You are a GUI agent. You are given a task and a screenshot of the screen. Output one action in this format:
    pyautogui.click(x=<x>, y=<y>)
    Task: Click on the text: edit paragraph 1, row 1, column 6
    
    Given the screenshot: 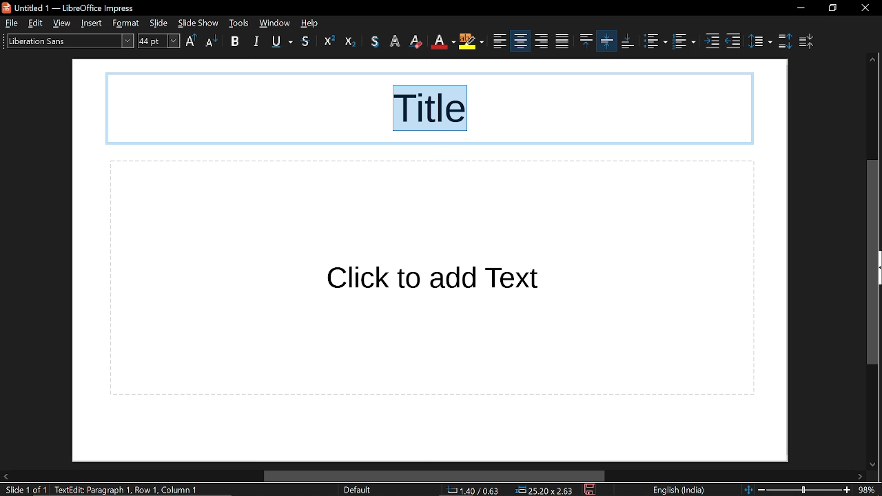 What is the action you would take?
    pyautogui.click(x=132, y=490)
    